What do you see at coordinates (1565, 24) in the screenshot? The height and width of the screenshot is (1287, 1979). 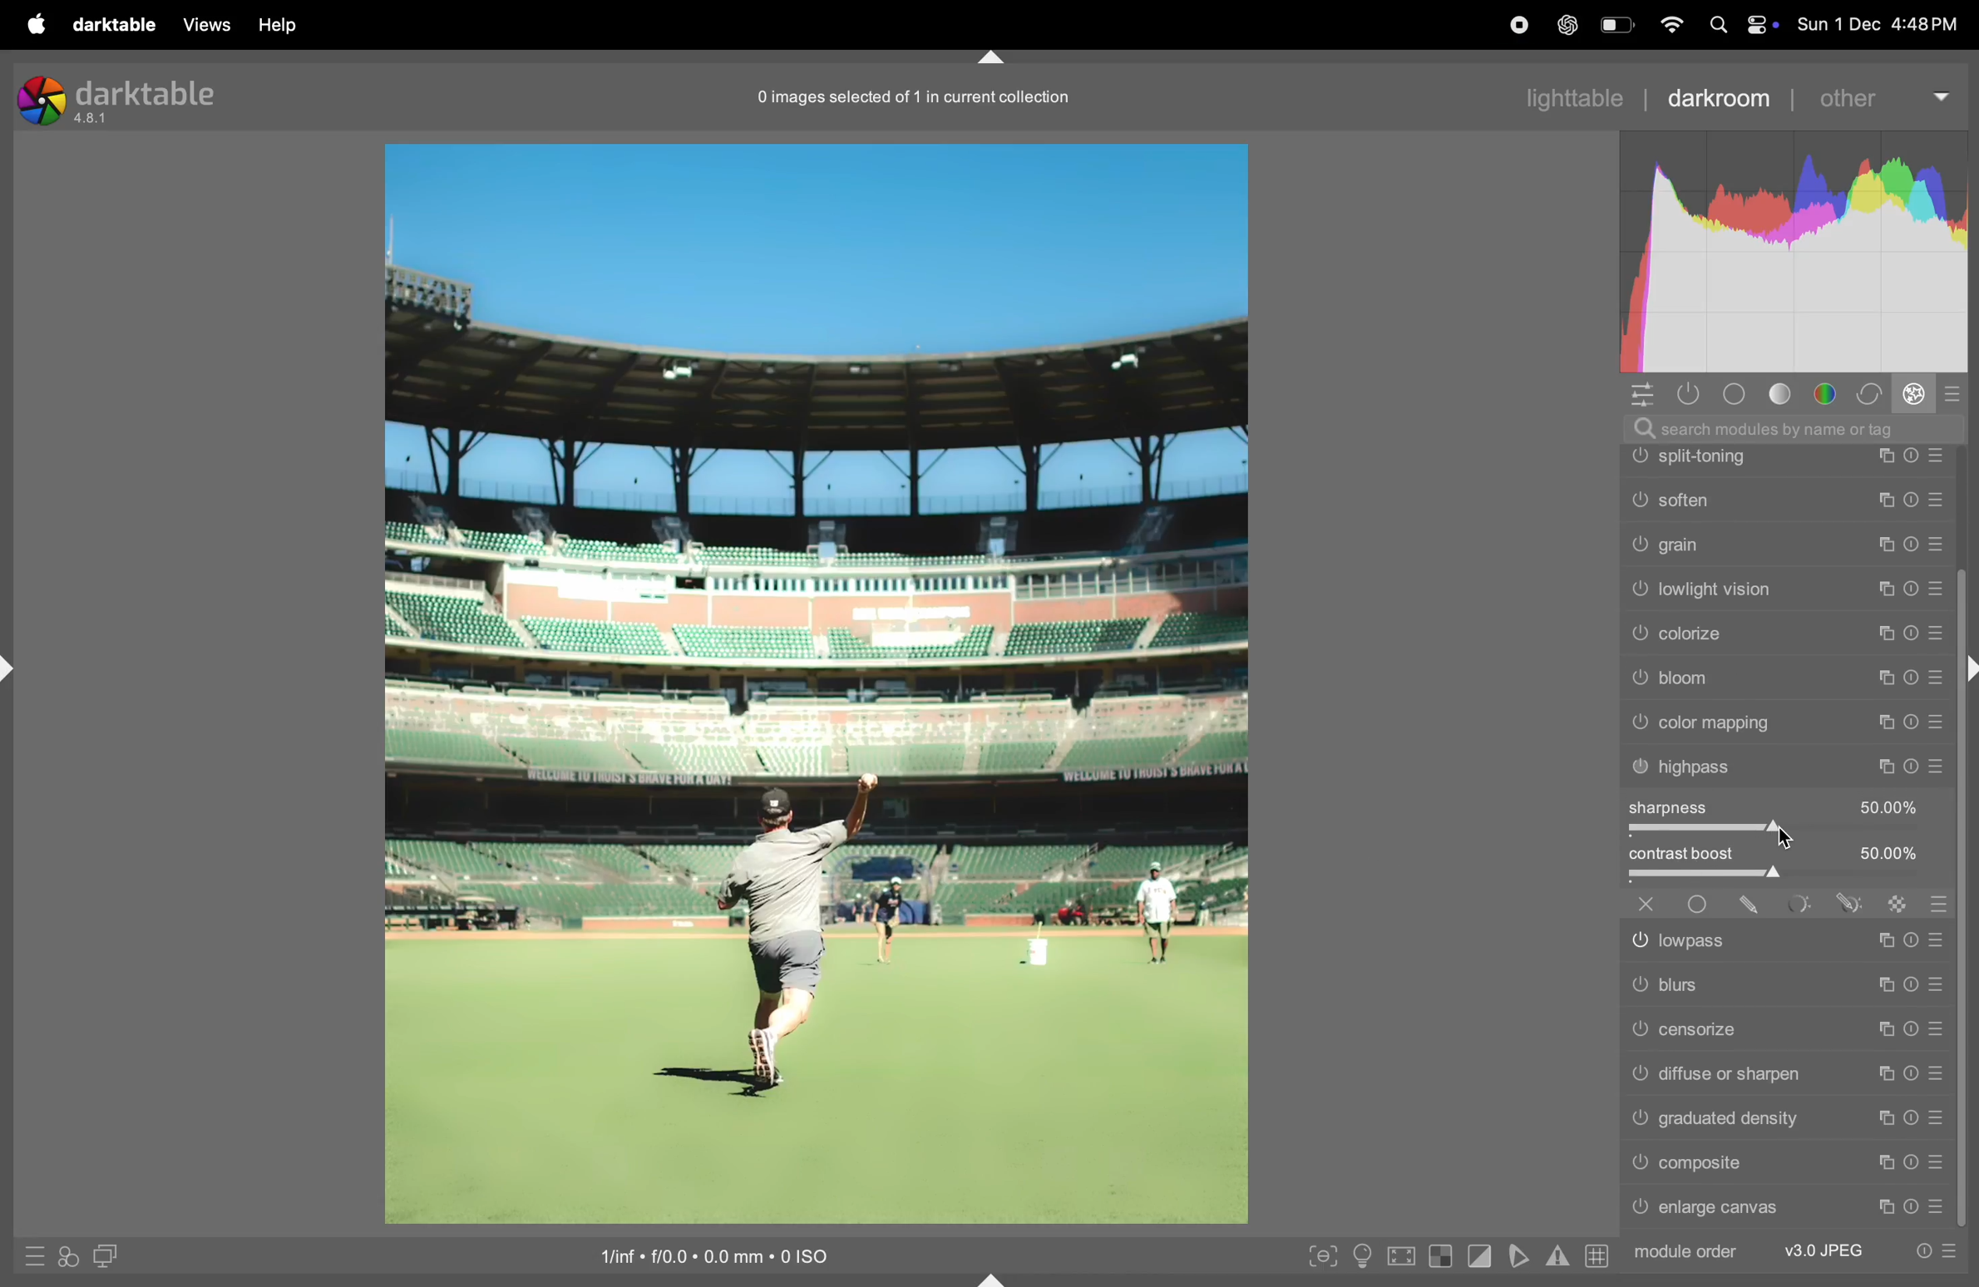 I see `cahtgpt` at bounding box center [1565, 24].